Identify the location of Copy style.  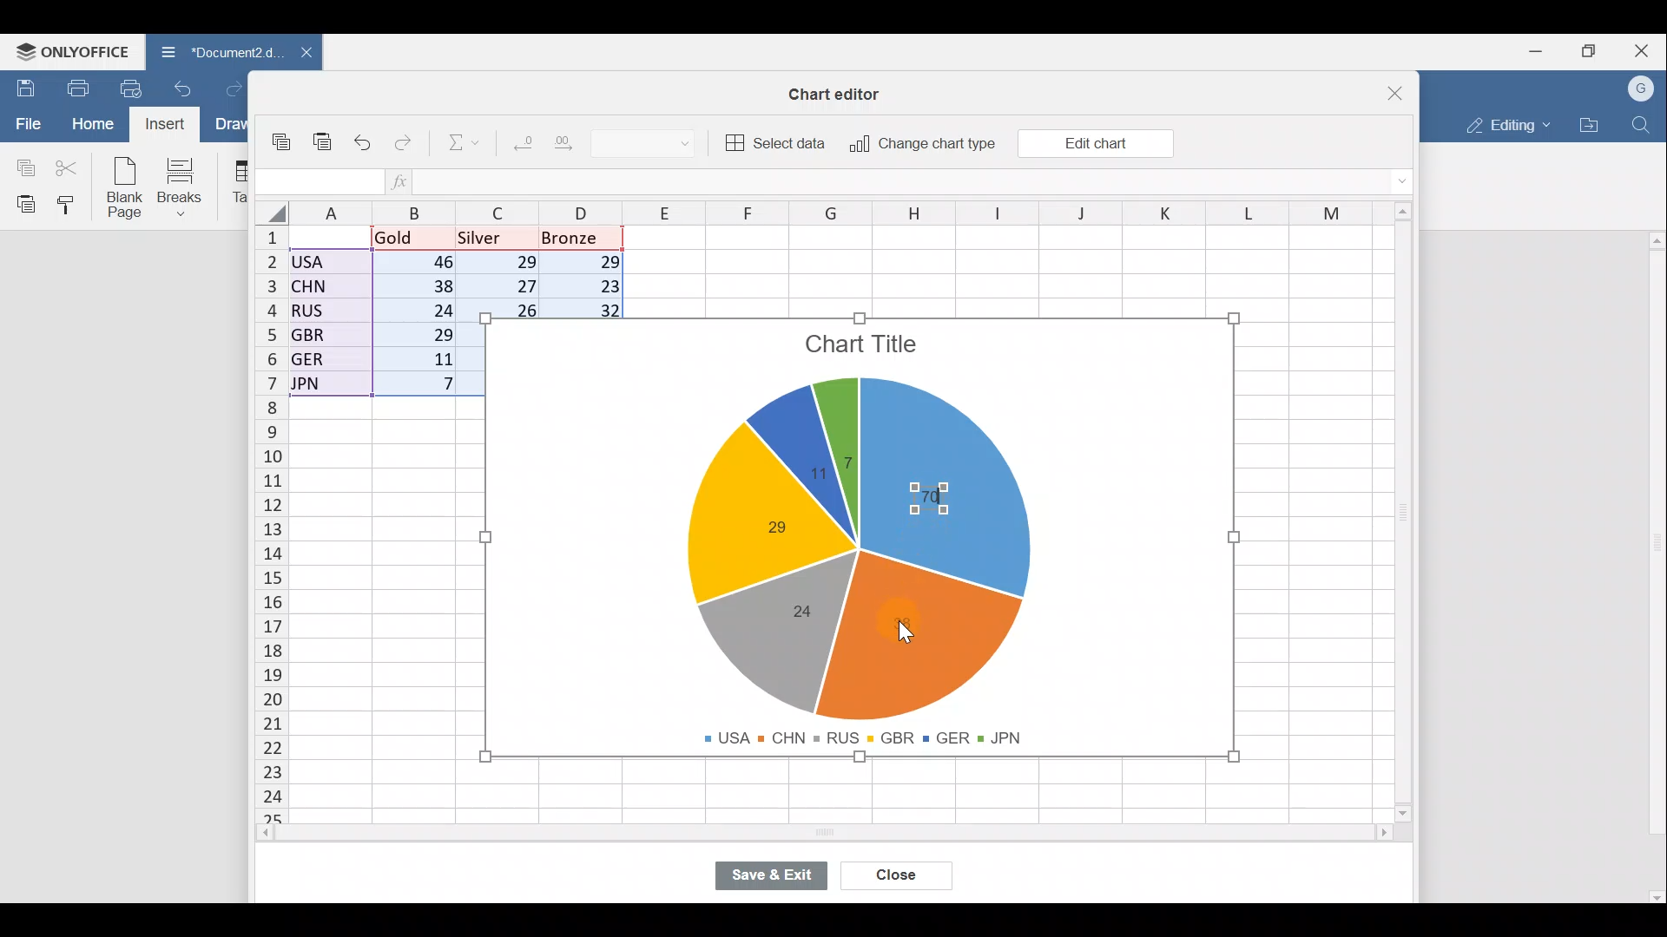
(73, 204).